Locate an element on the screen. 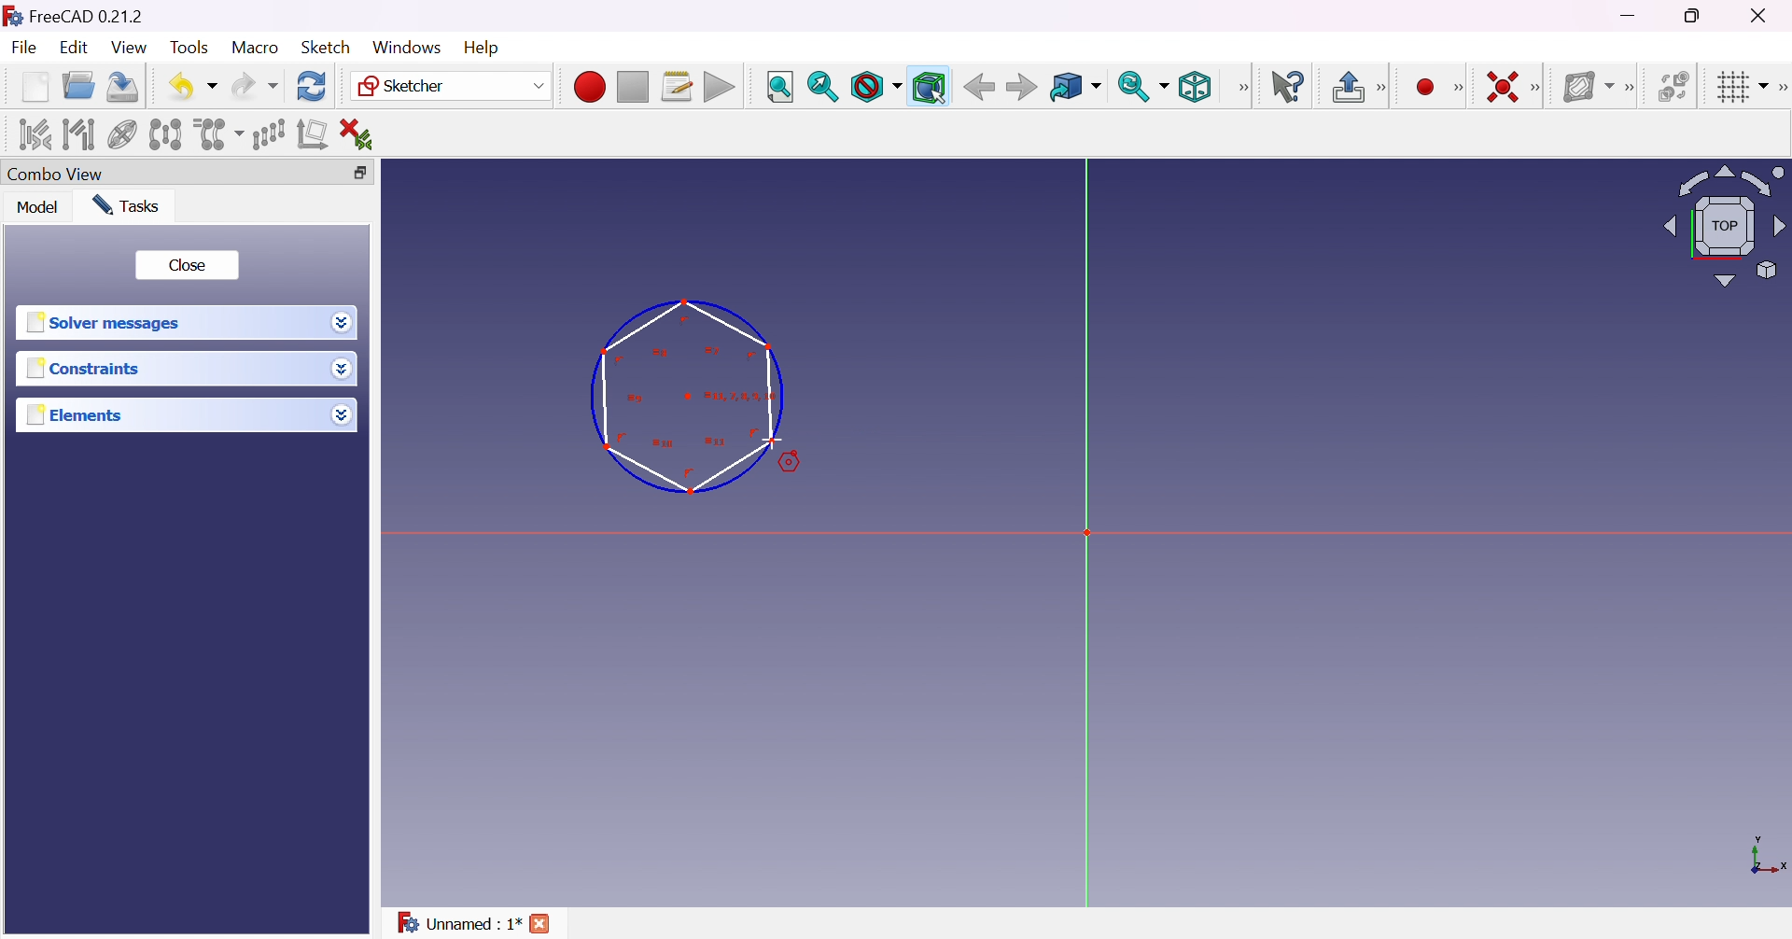 The image size is (1792, 939). Drop down is located at coordinates (346, 371).